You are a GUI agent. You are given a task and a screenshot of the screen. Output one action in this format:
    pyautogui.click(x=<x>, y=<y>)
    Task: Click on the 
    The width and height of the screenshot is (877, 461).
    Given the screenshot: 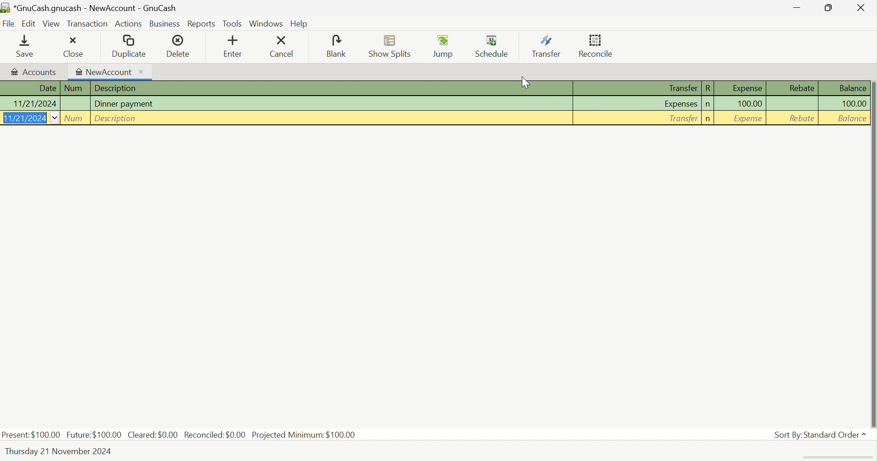 What is the action you would take?
    pyautogui.click(x=48, y=87)
    